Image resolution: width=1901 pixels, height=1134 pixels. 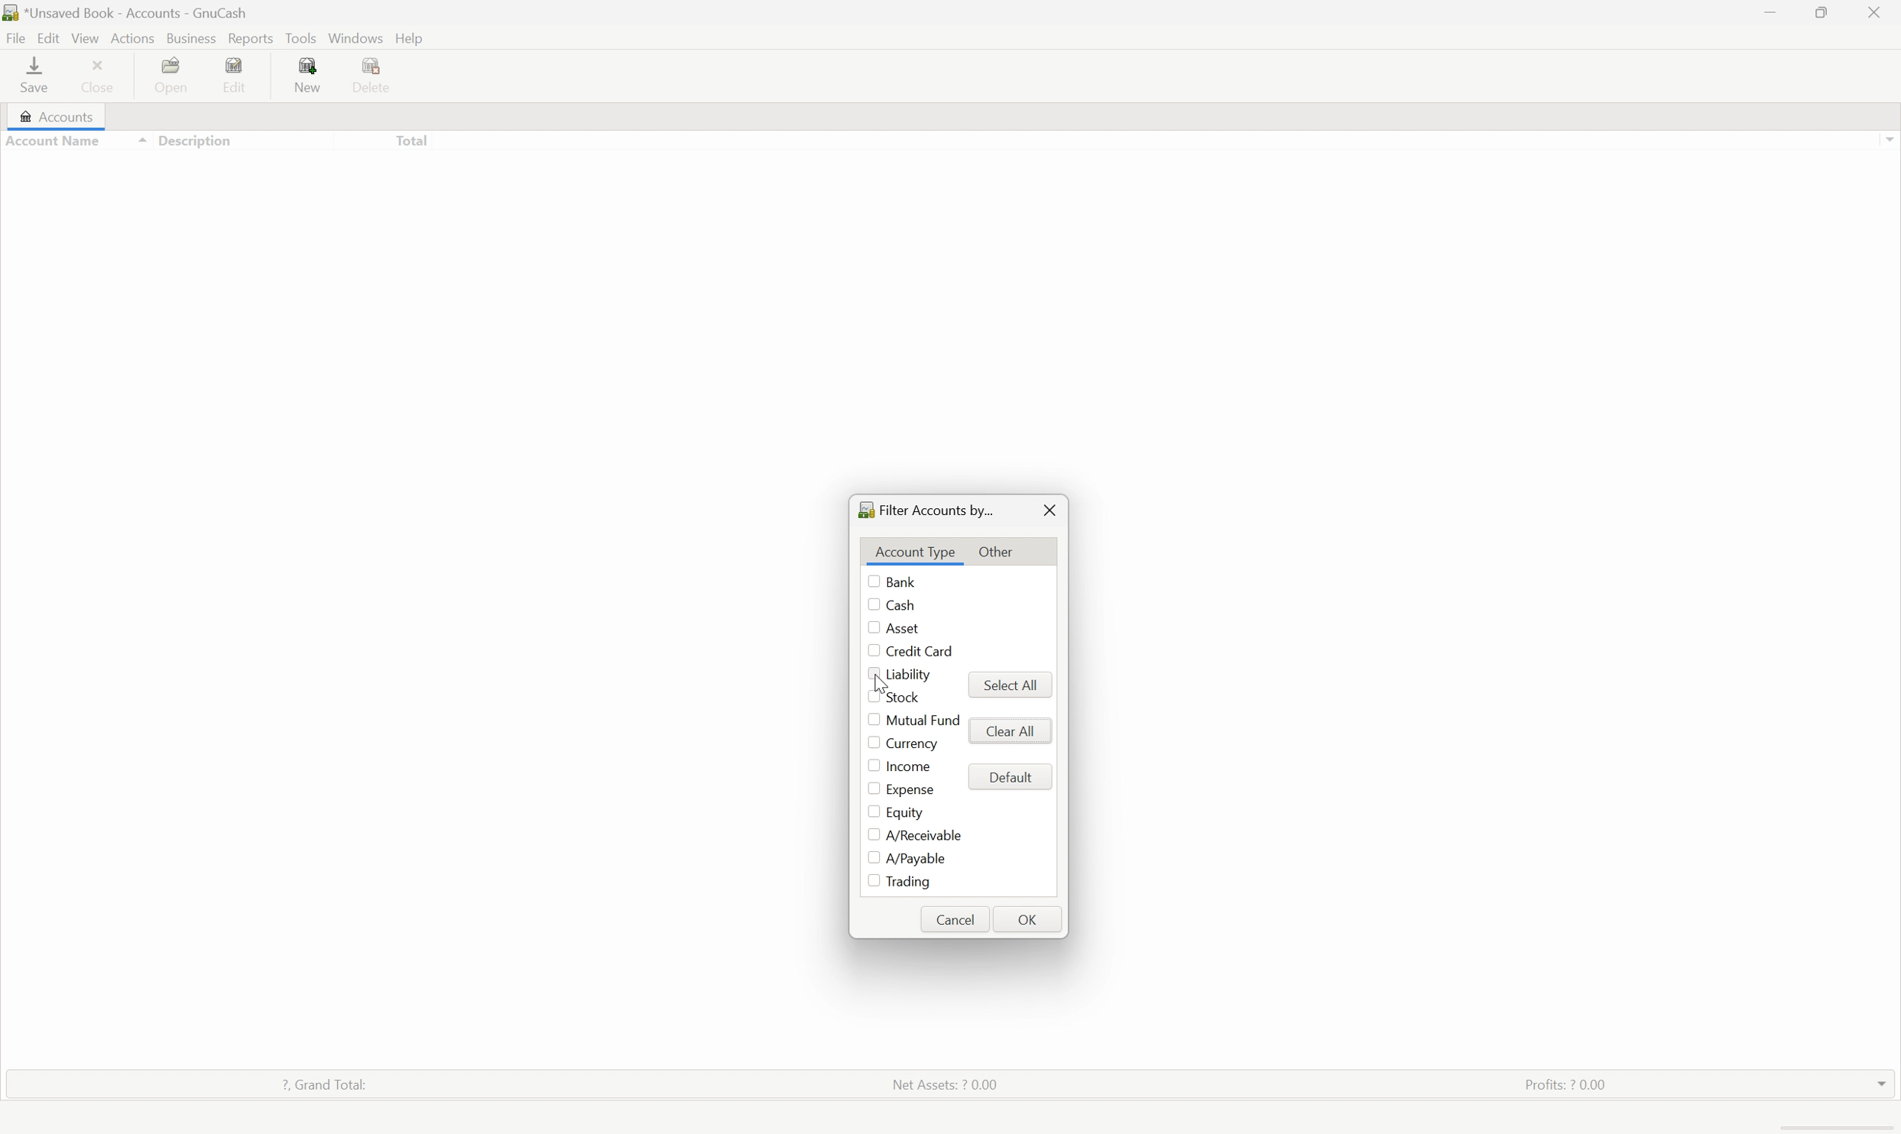 What do you see at coordinates (916, 551) in the screenshot?
I see `Account Type` at bounding box center [916, 551].